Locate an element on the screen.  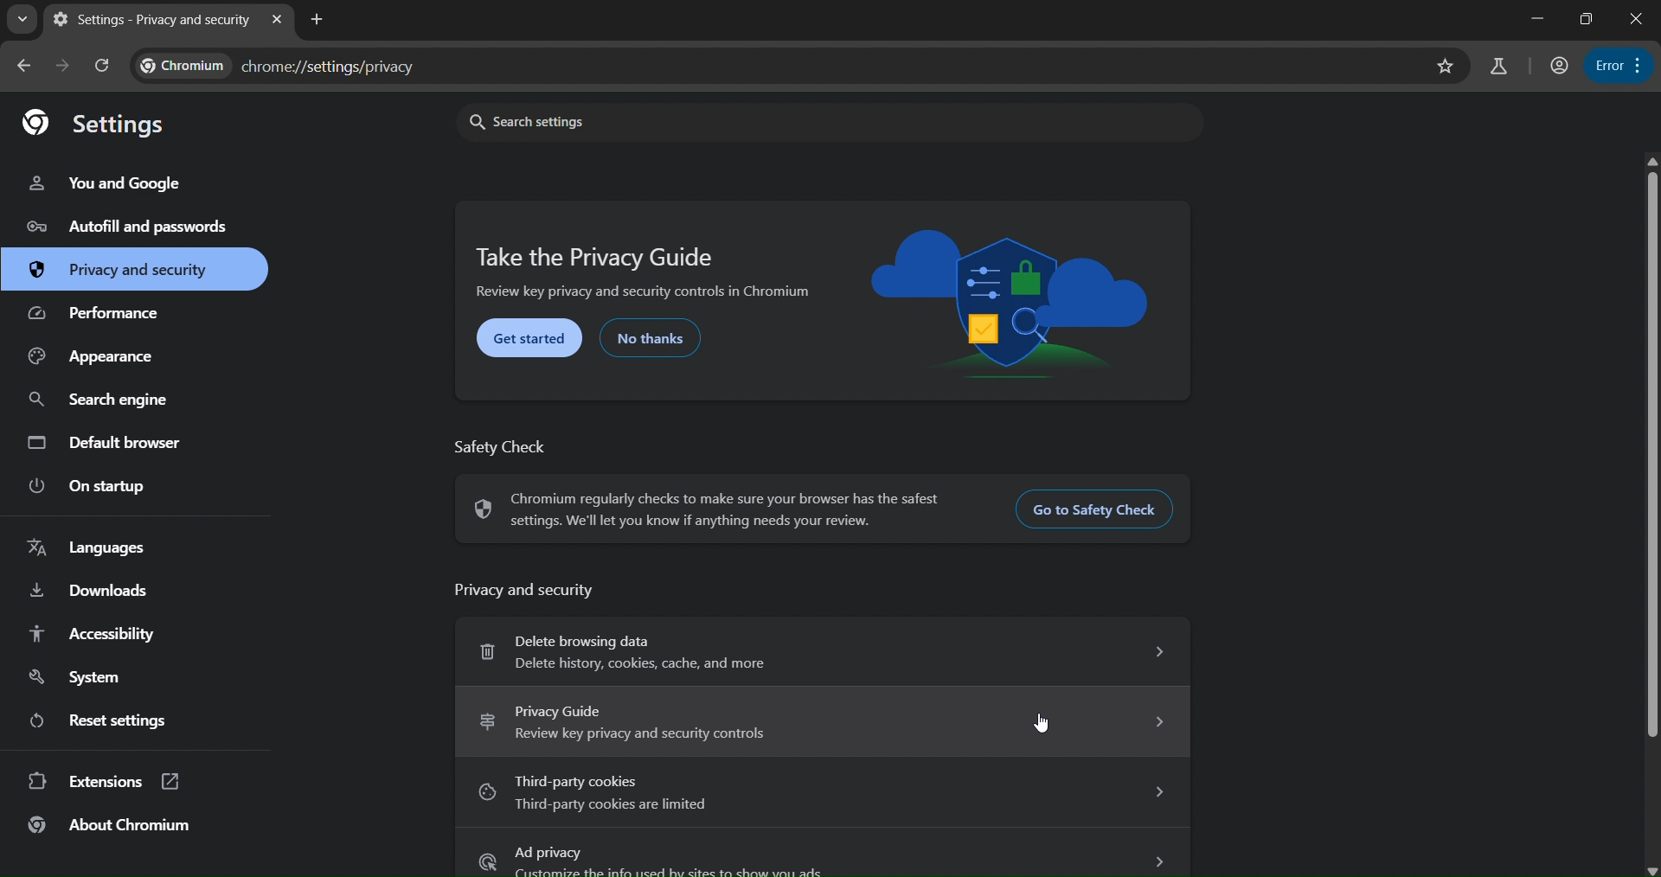
go to safety check is located at coordinates (1100, 513).